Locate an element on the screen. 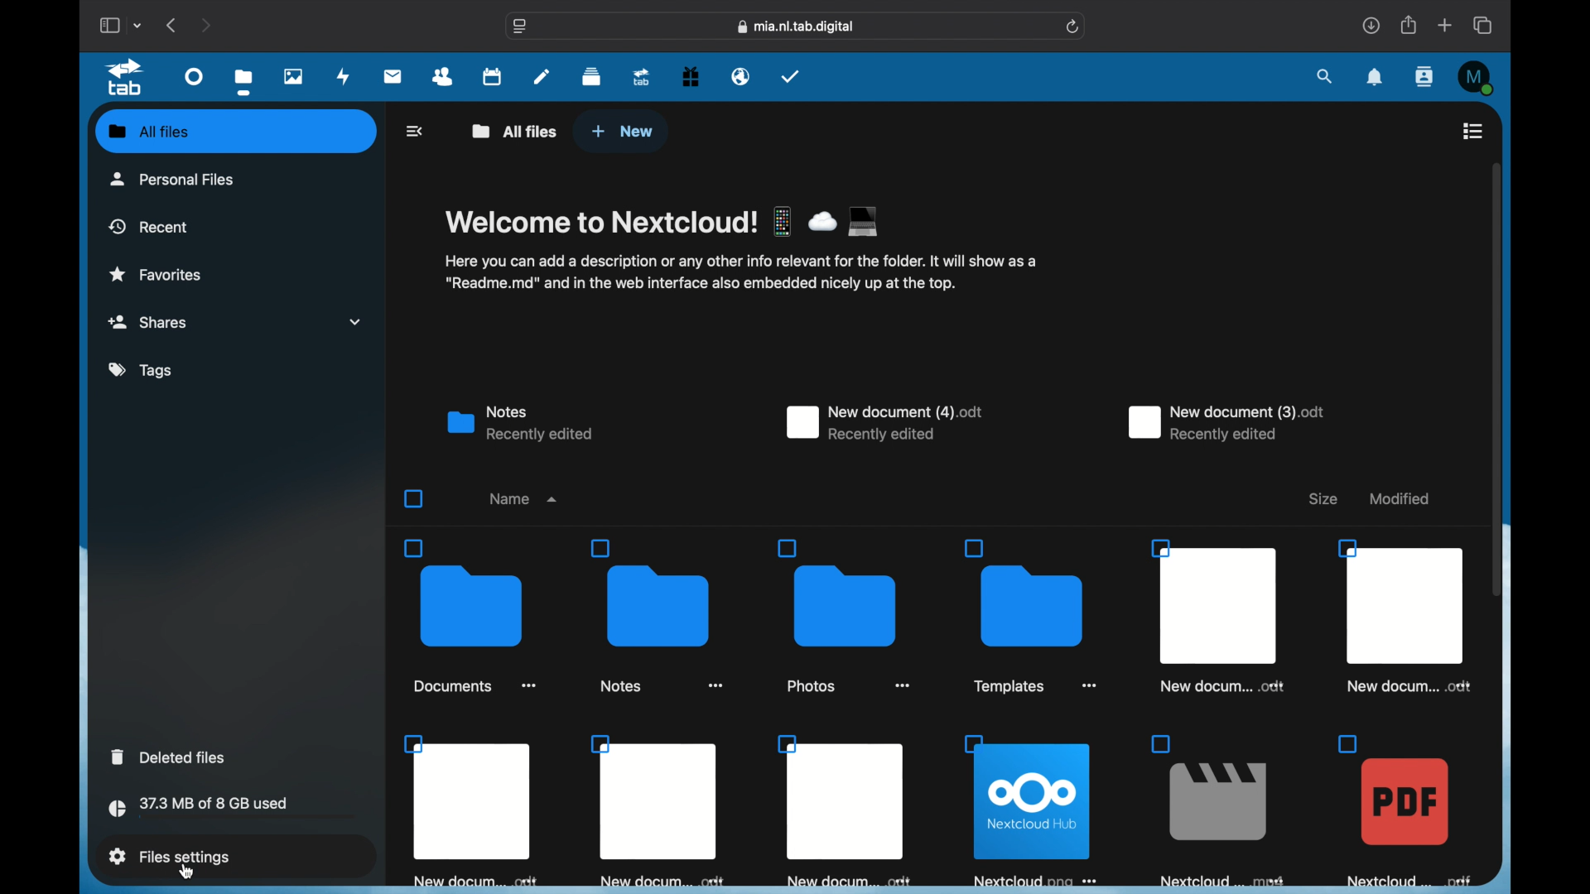 Image resolution: width=1590 pixels, height=894 pixels. new tab is located at coordinates (1445, 25).